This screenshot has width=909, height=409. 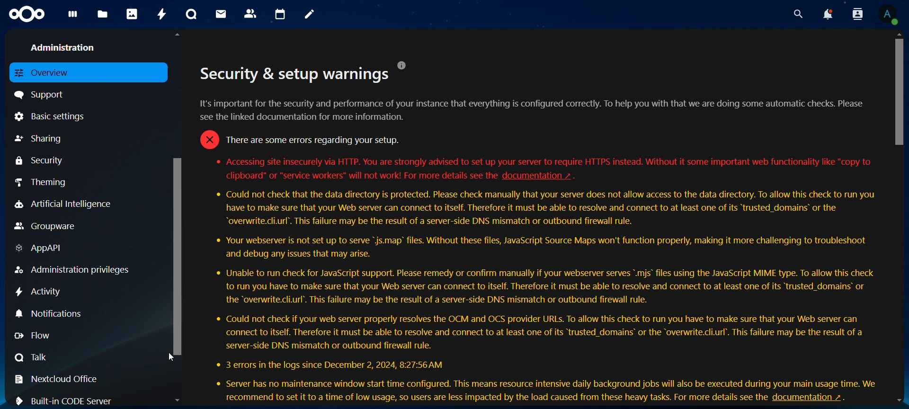 What do you see at coordinates (66, 46) in the screenshot?
I see `administration` at bounding box center [66, 46].